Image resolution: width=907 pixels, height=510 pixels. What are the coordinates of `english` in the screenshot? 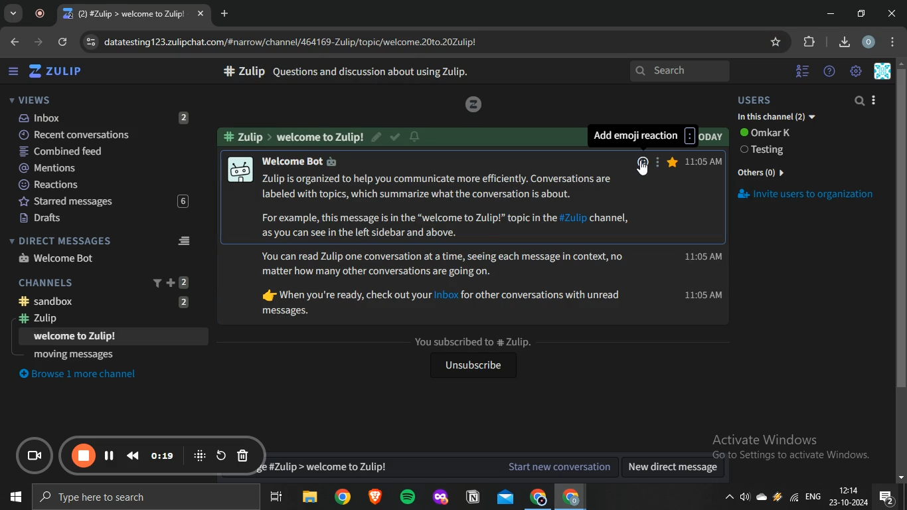 It's located at (813, 498).